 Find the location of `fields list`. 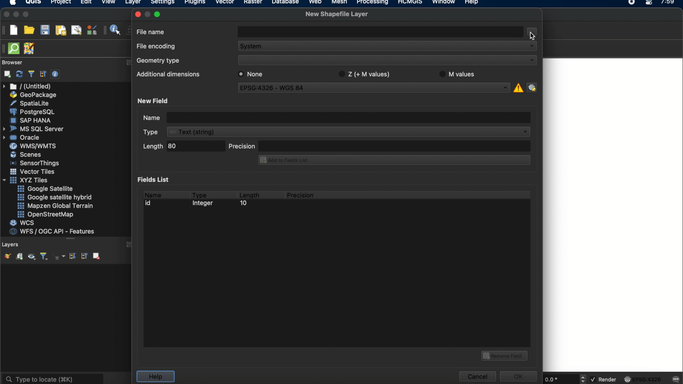

fields list is located at coordinates (155, 179).